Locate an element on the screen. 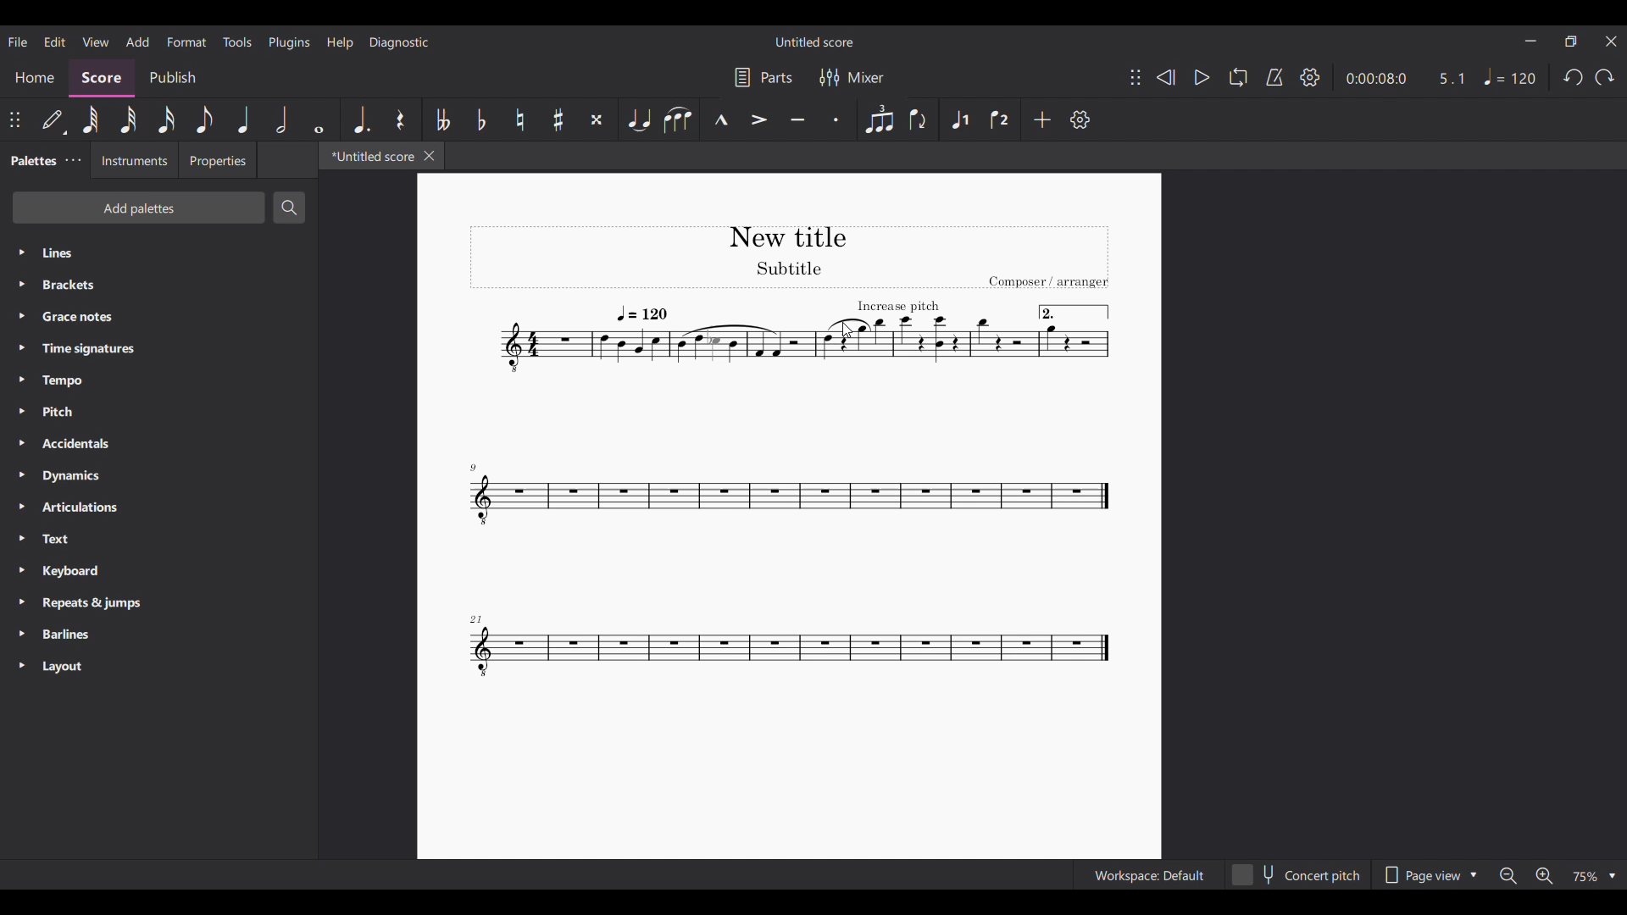 The width and height of the screenshot is (1627, 915). Voice 2 is located at coordinates (999, 119).